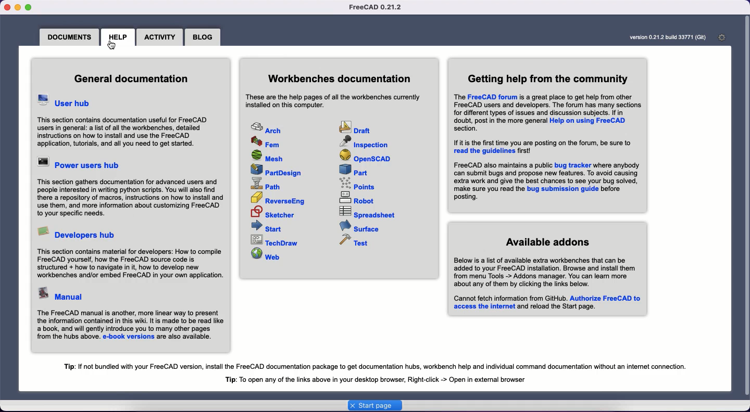  What do you see at coordinates (380, 366) in the screenshot?
I see `Tip` at bounding box center [380, 366].